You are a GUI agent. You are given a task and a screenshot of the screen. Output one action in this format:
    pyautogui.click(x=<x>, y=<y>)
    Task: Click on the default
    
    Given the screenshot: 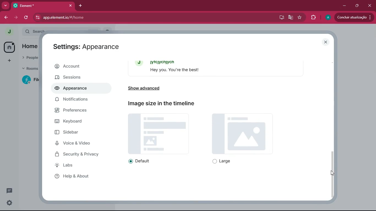 What is the action you would take?
    pyautogui.click(x=142, y=161)
    